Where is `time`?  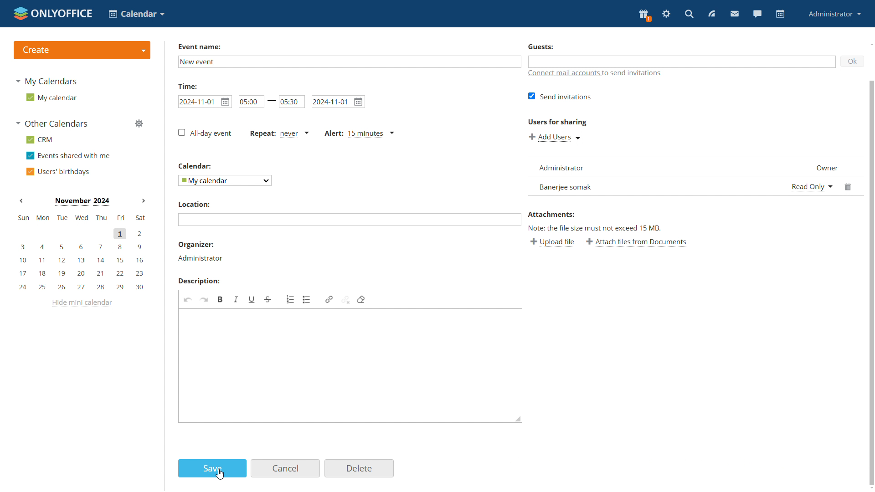 time is located at coordinates (188, 85).